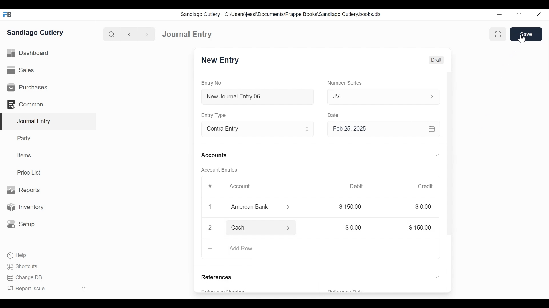  What do you see at coordinates (346, 83) in the screenshot?
I see `Number Series` at bounding box center [346, 83].